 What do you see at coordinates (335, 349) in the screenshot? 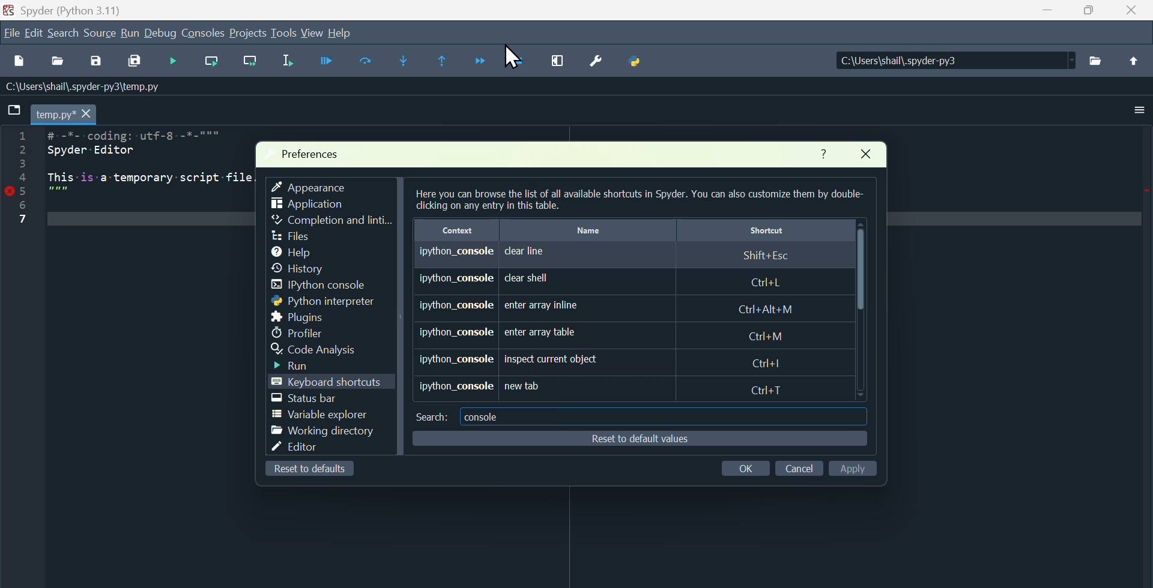
I see `Code analysis` at bounding box center [335, 349].